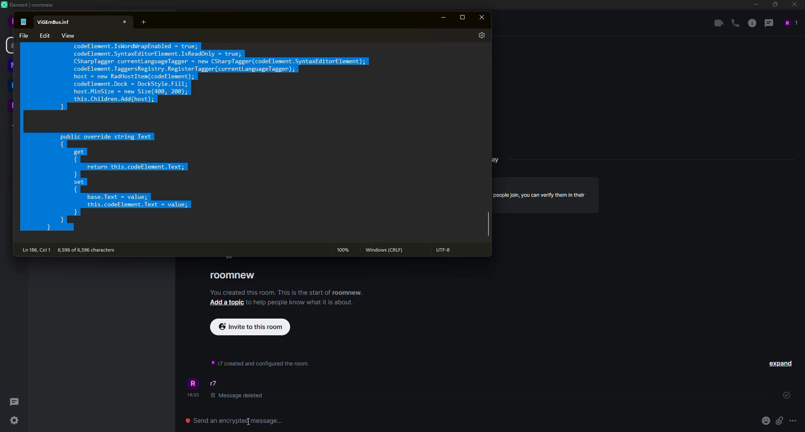 The height and width of the screenshot is (432, 805). What do you see at coordinates (342, 249) in the screenshot?
I see `100` at bounding box center [342, 249].